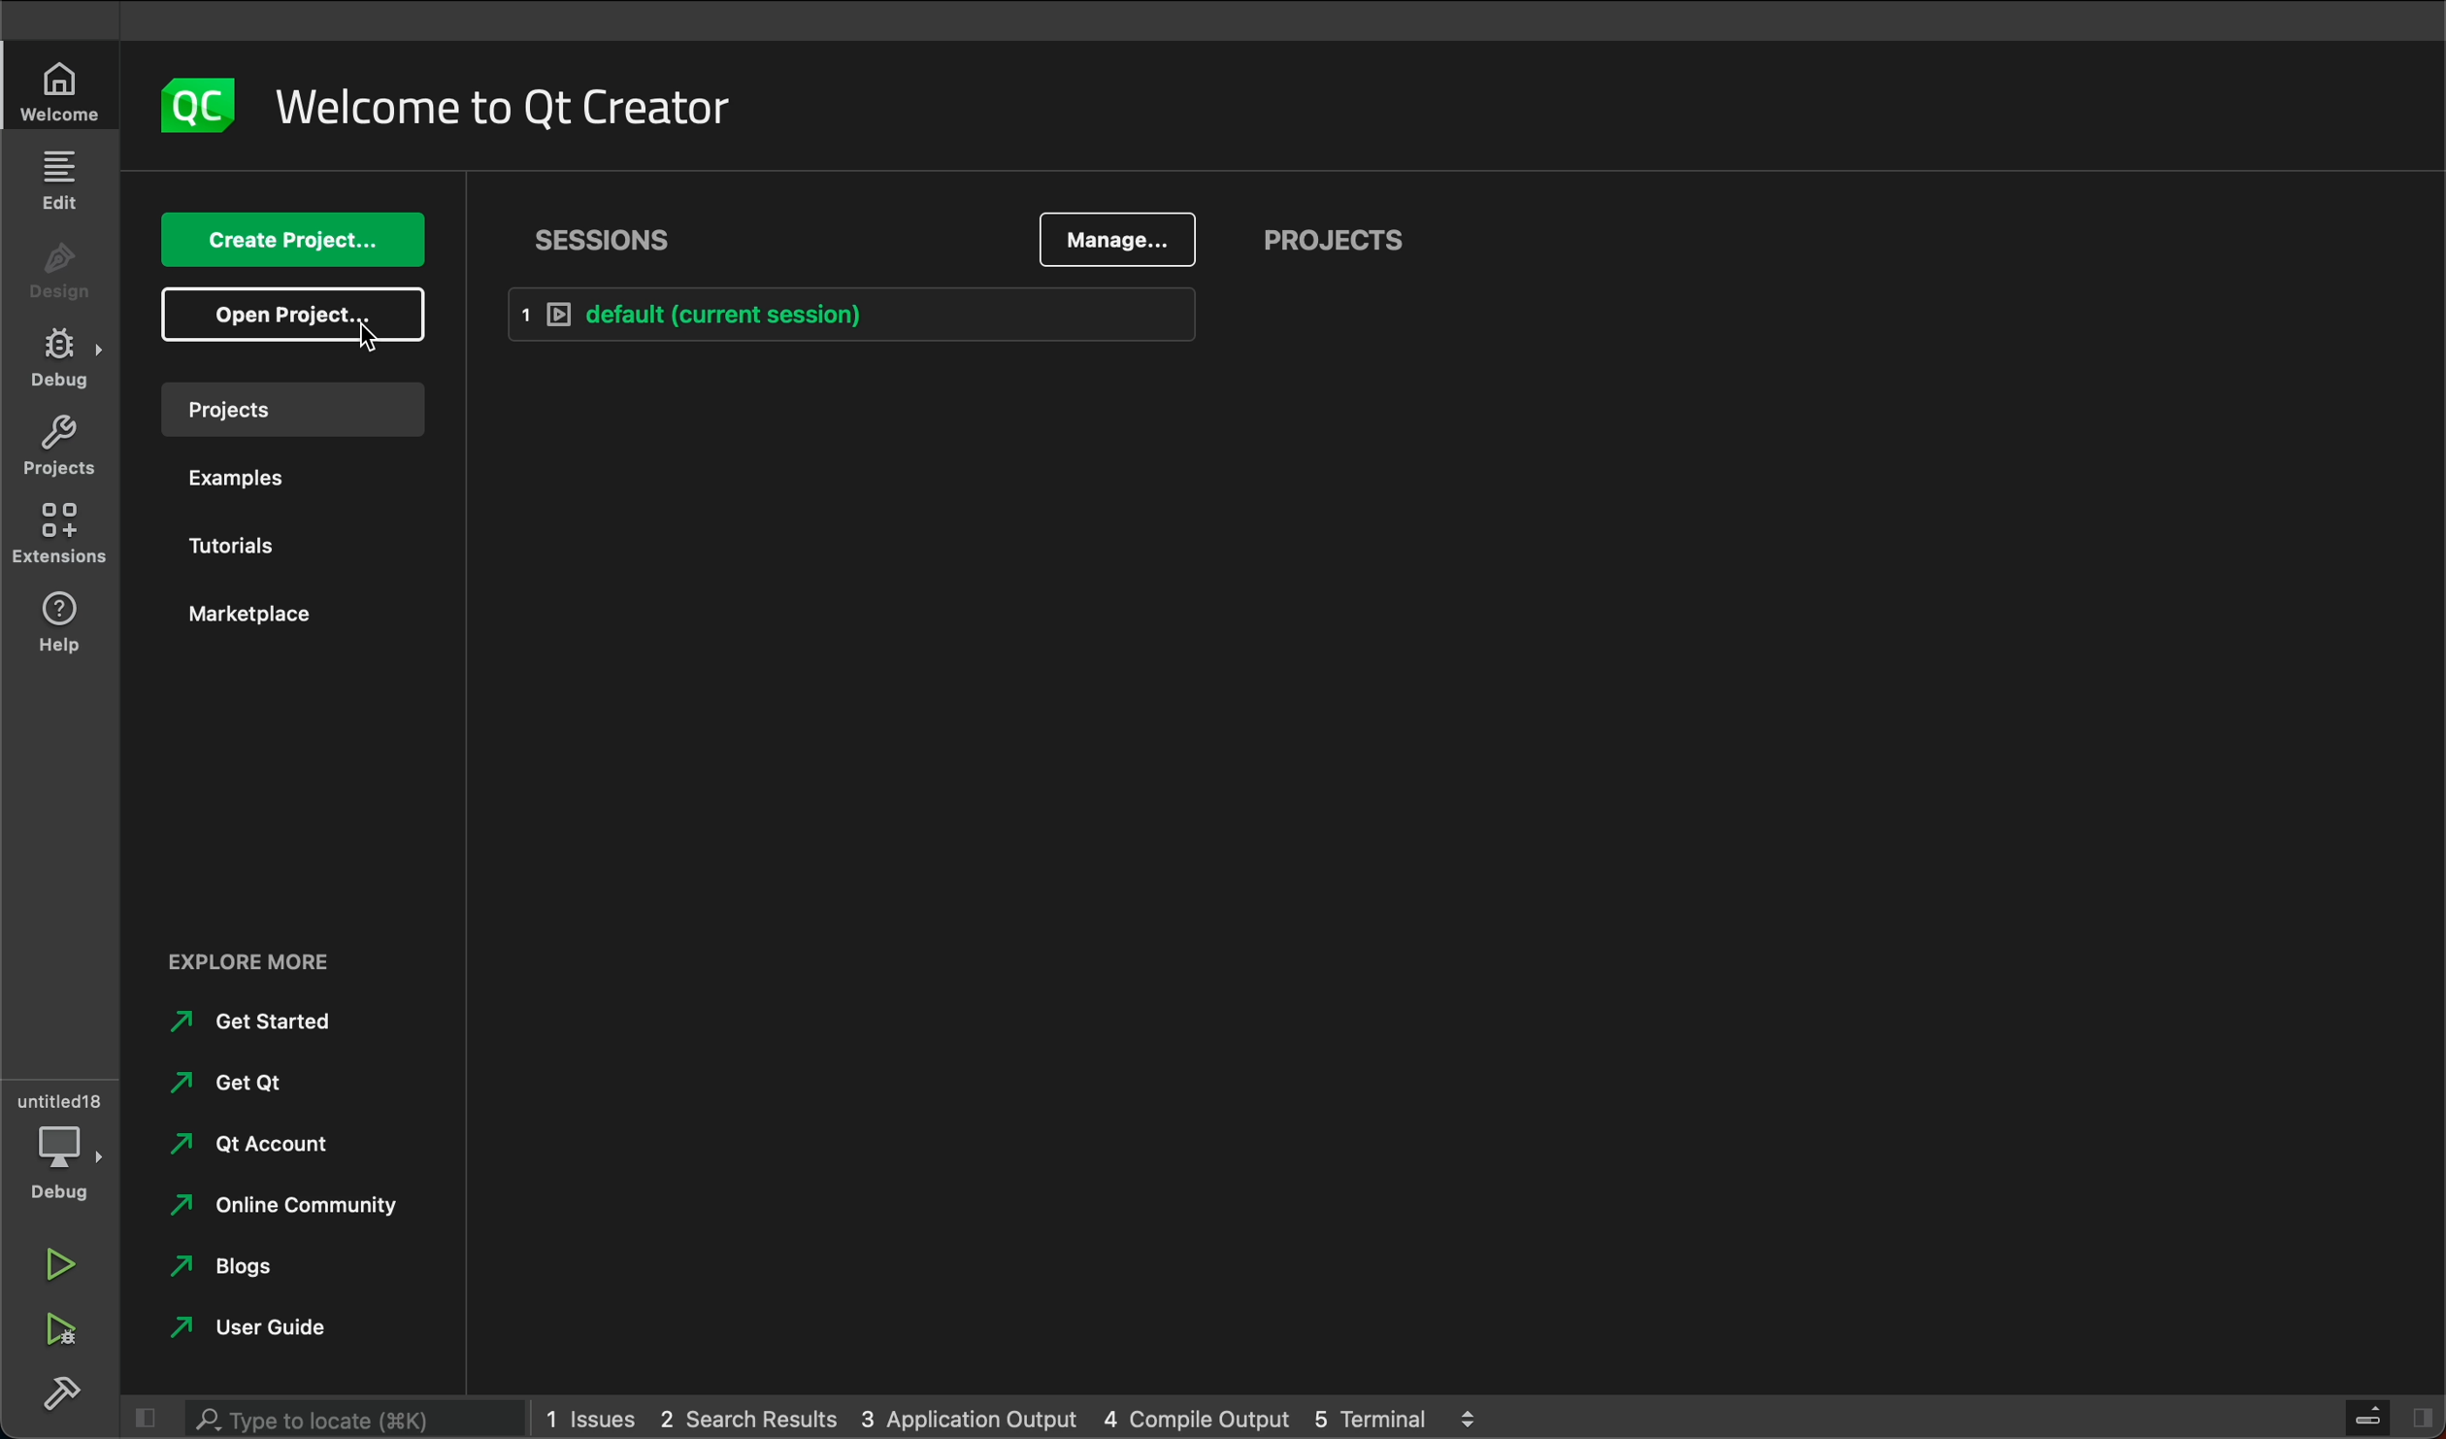  Describe the element at coordinates (297, 236) in the screenshot. I see `create project` at that location.